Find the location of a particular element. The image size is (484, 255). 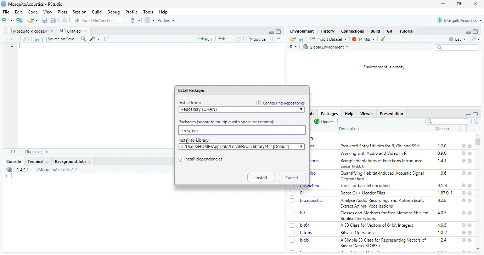

Terminal is located at coordinates (35, 161).